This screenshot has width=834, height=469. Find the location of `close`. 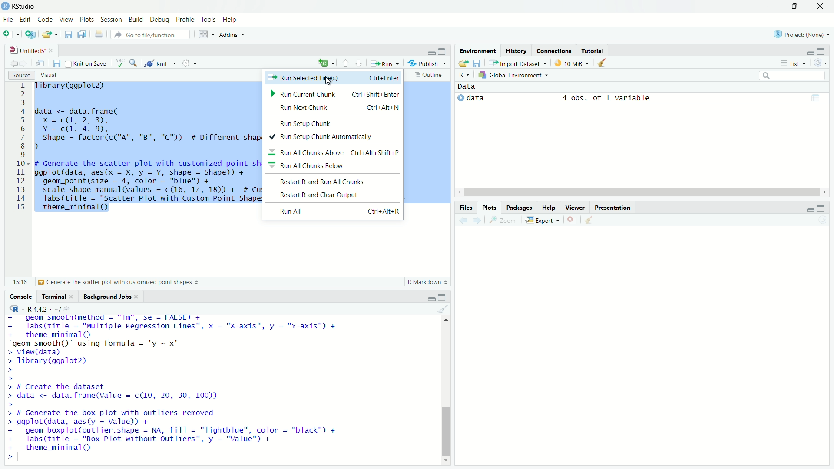

close is located at coordinates (821, 7).